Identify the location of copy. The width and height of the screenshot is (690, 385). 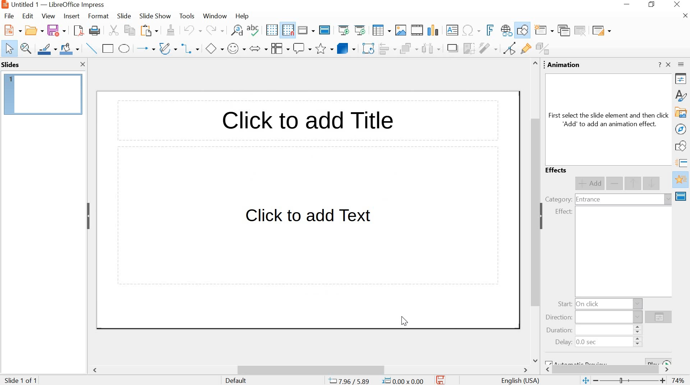
(128, 30).